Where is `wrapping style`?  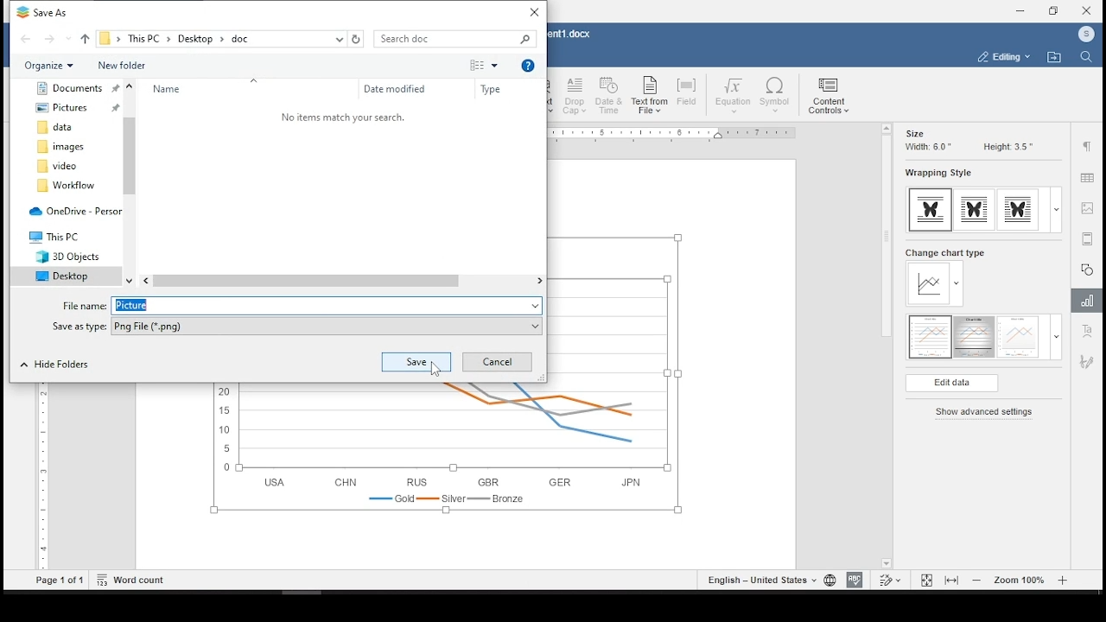
wrapping style is located at coordinates (931, 210).